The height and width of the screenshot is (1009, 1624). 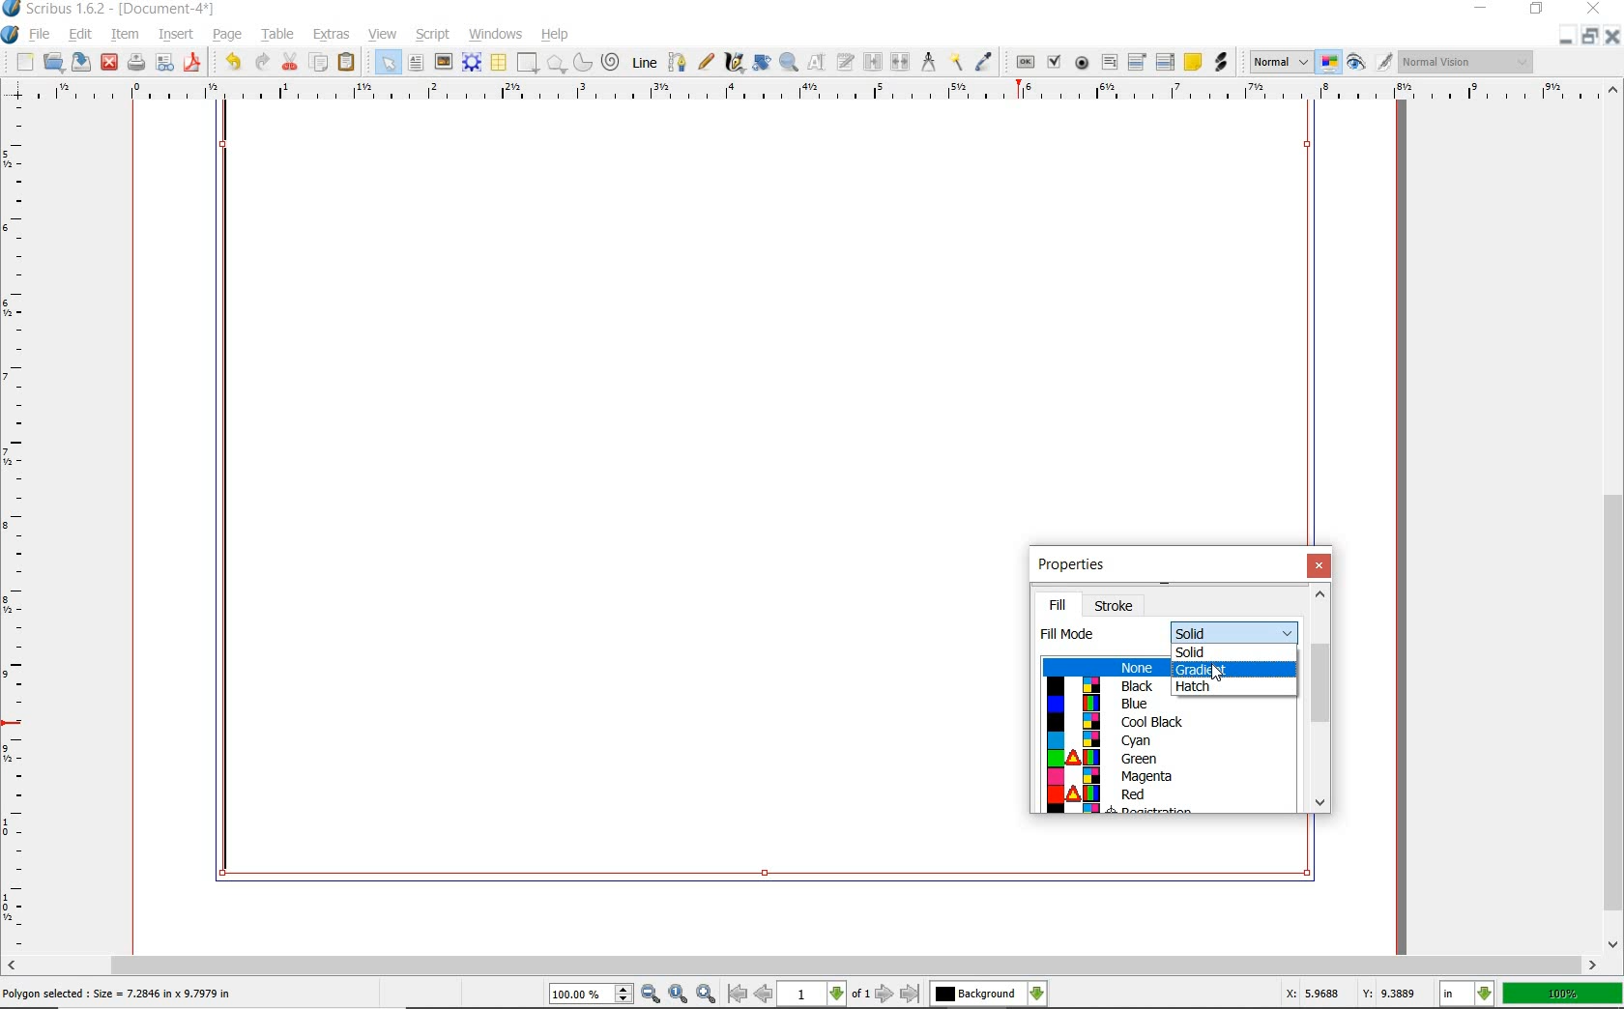 What do you see at coordinates (984, 59) in the screenshot?
I see `eye dropper` at bounding box center [984, 59].